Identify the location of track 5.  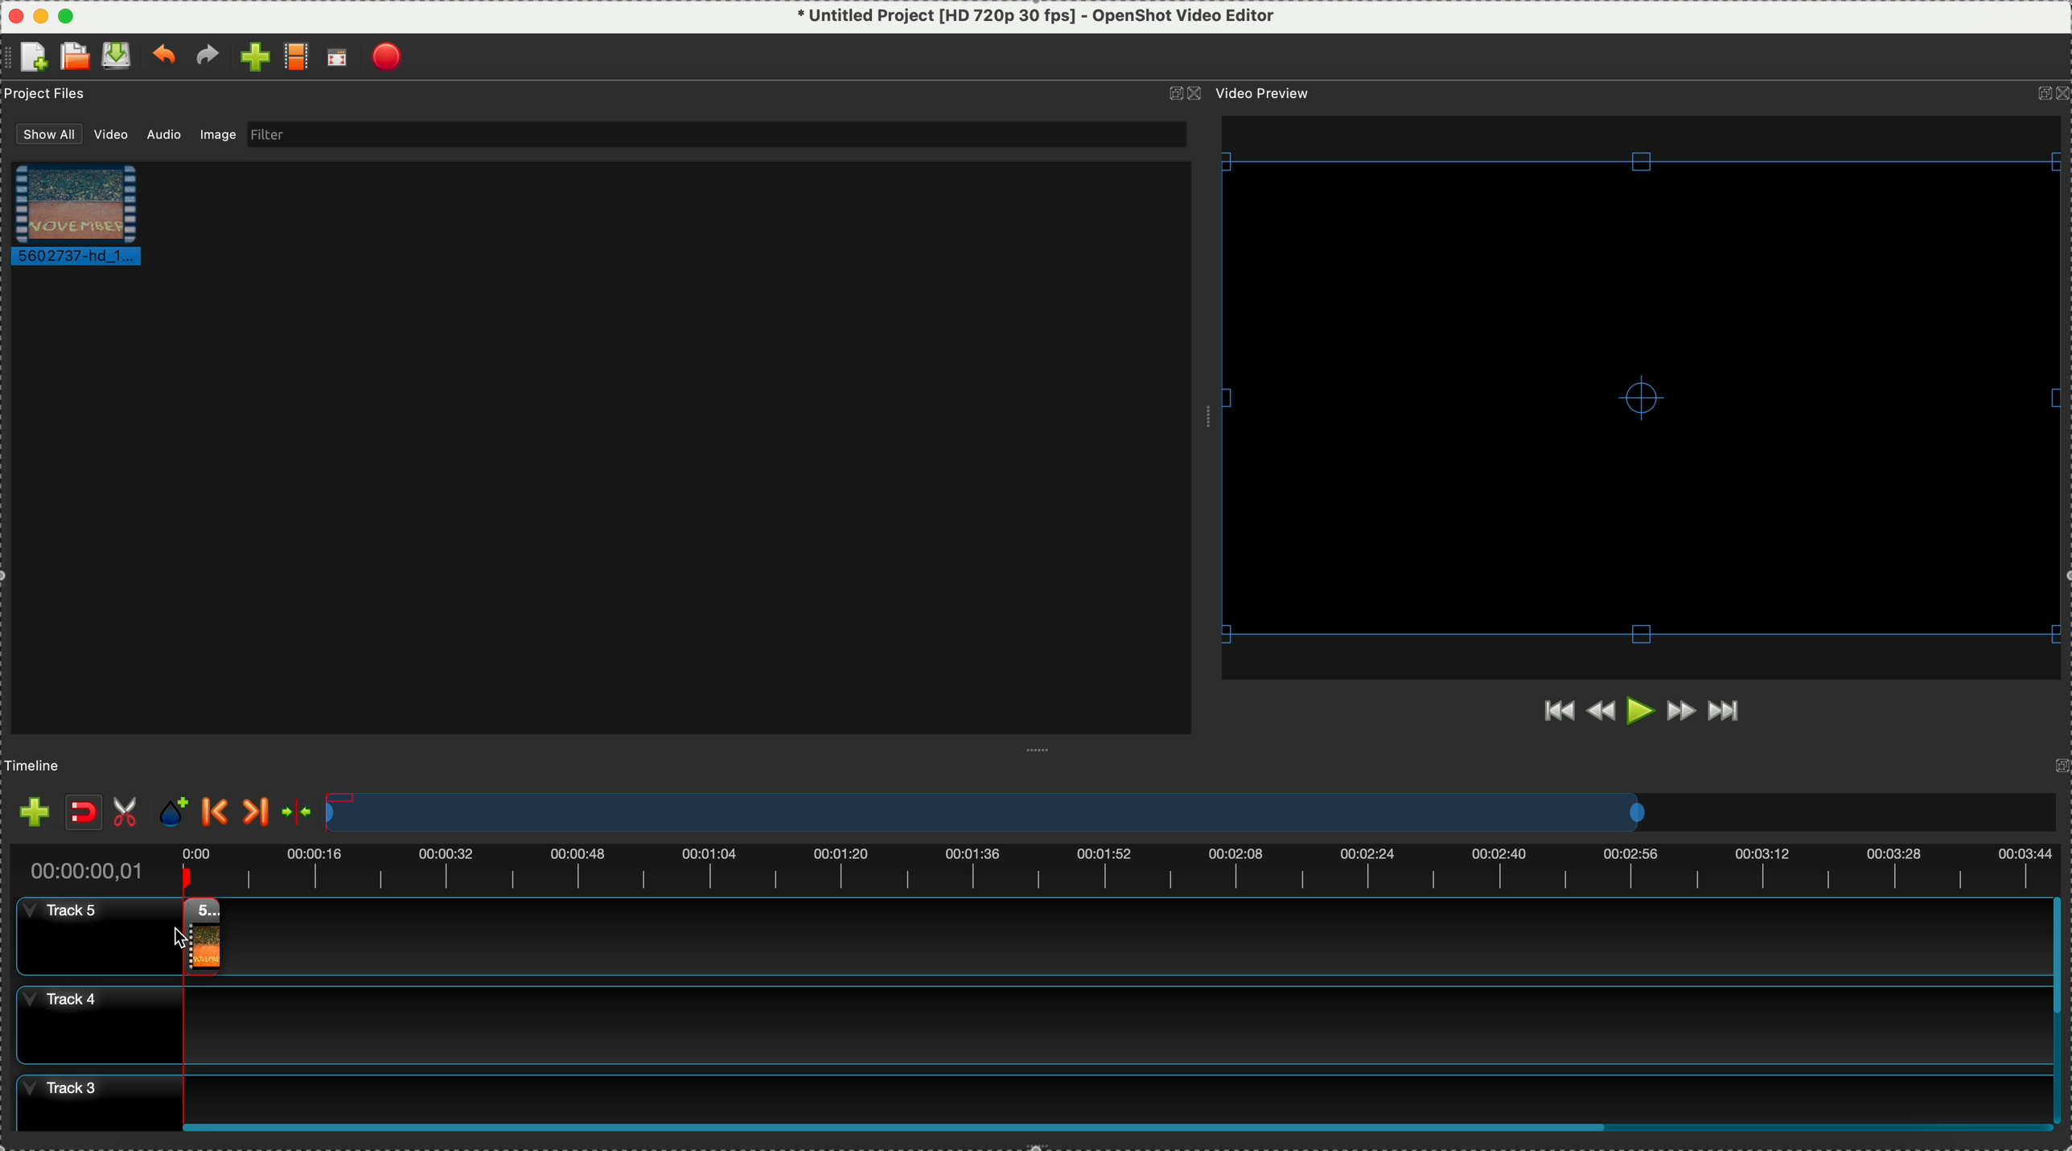
(1027, 935).